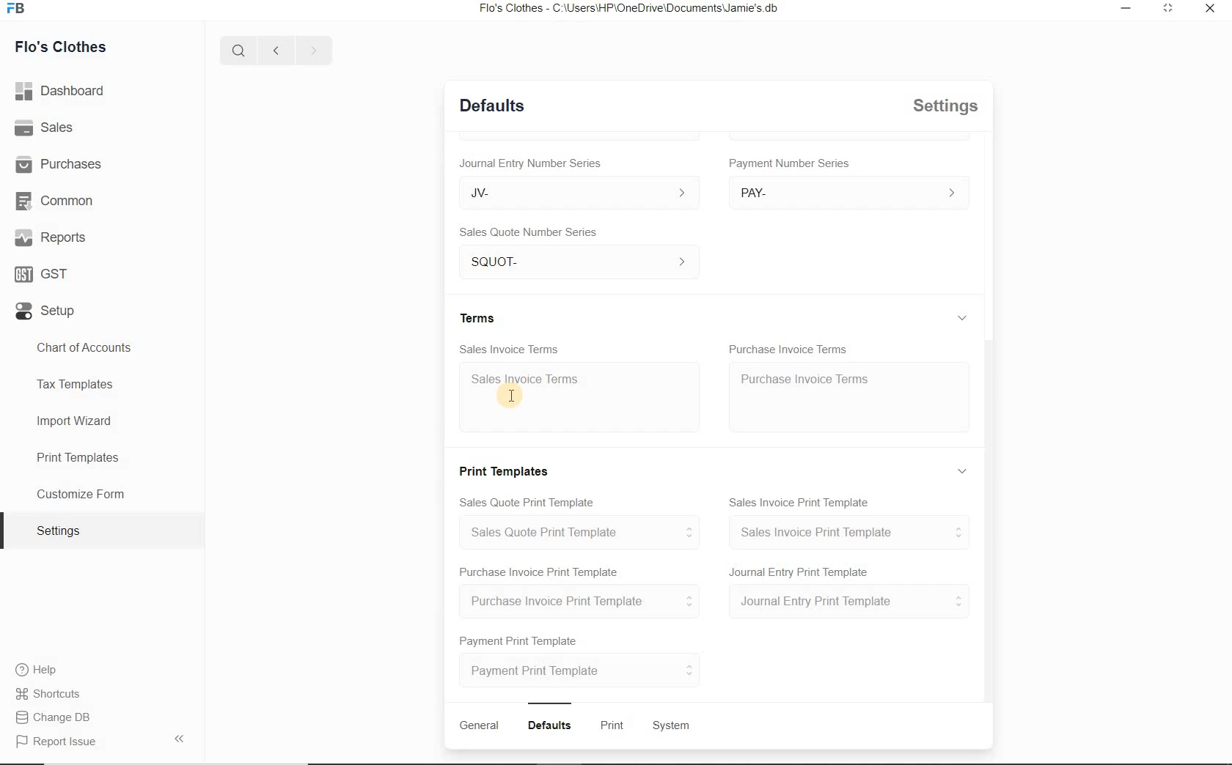 The image size is (1232, 765). Describe the element at coordinates (530, 380) in the screenshot. I see `Sales invoice Terms` at that location.